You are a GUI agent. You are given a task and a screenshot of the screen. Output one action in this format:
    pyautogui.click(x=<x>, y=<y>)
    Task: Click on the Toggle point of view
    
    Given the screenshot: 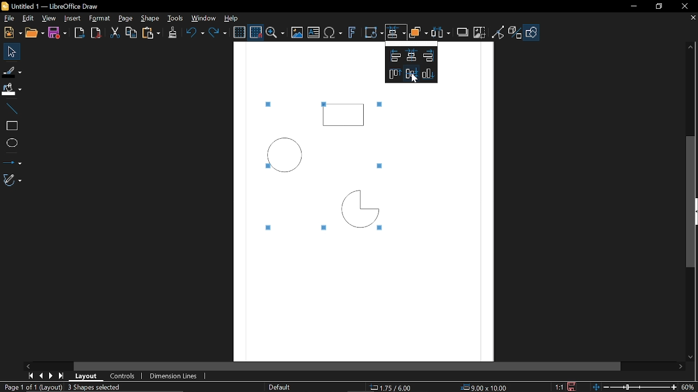 What is the action you would take?
    pyautogui.click(x=498, y=32)
    